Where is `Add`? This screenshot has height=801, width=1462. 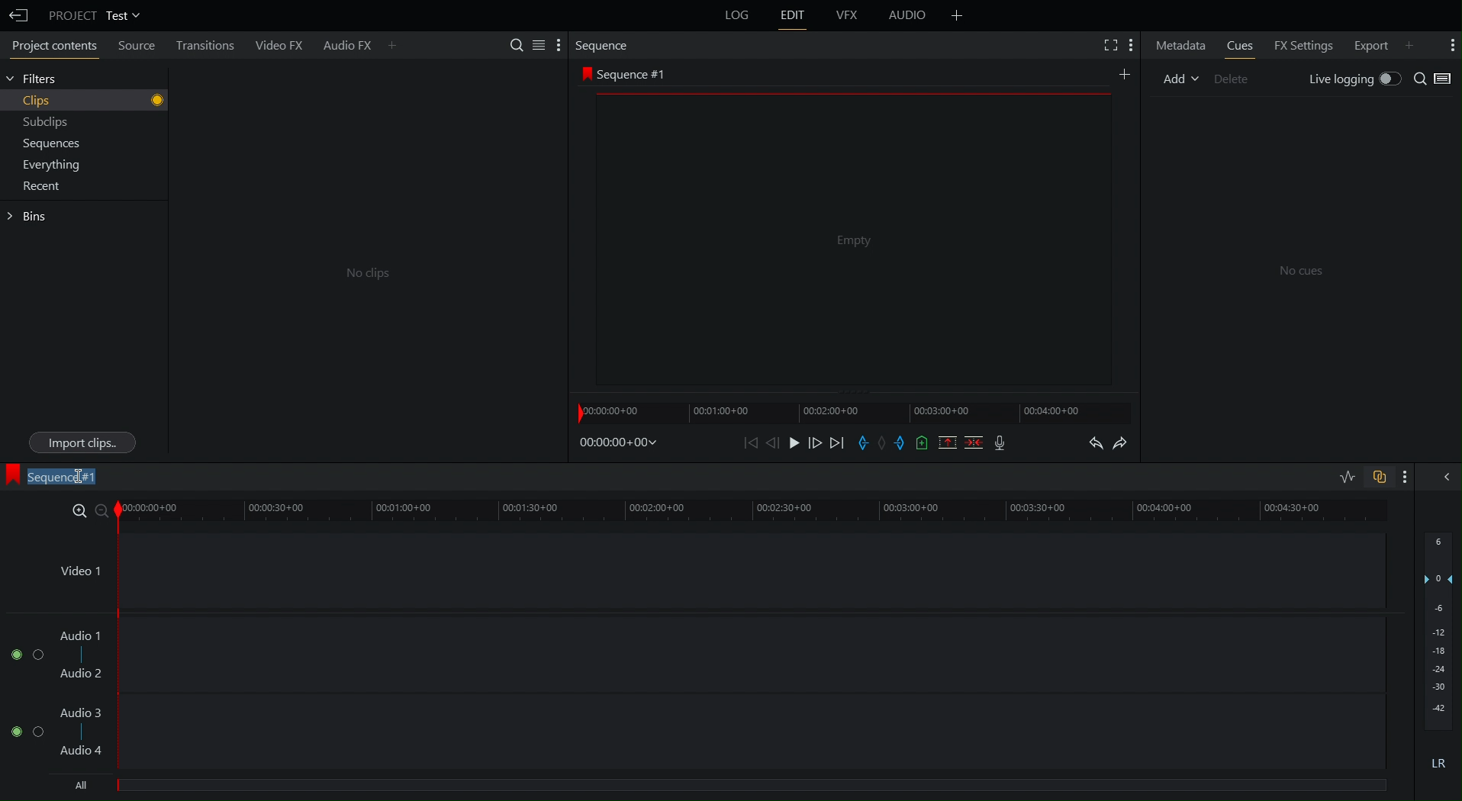 Add is located at coordinates (955, 15).